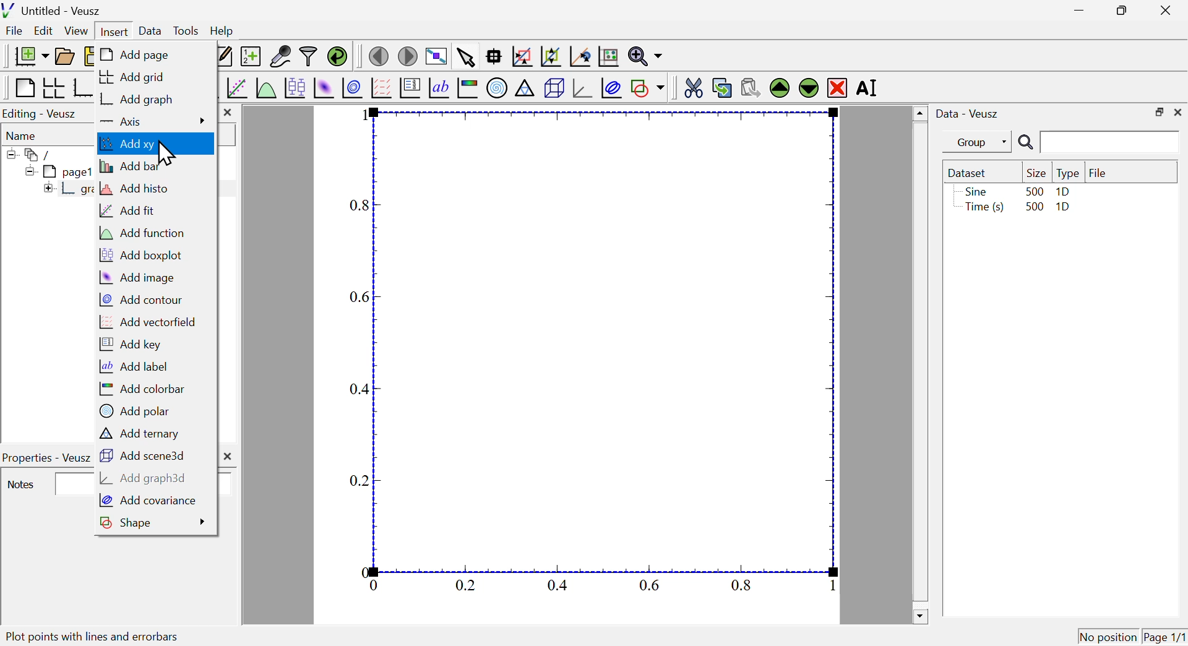  I want to click on Add polar, so click(136, 410).